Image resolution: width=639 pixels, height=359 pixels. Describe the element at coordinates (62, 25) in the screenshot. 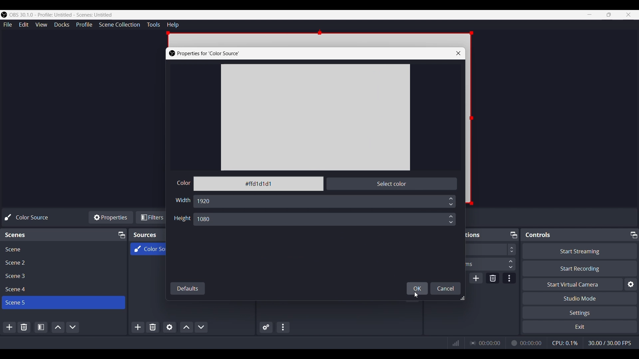

I see `Docks` at that location.